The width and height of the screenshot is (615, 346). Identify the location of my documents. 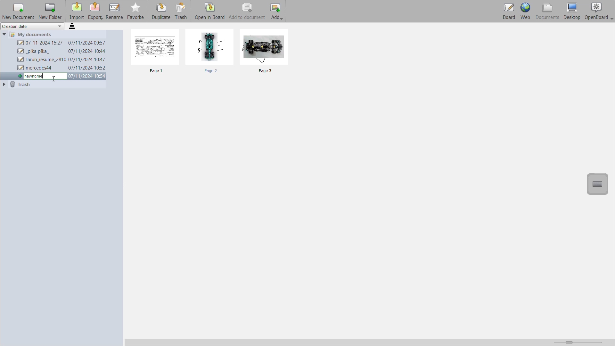
(34, 34).